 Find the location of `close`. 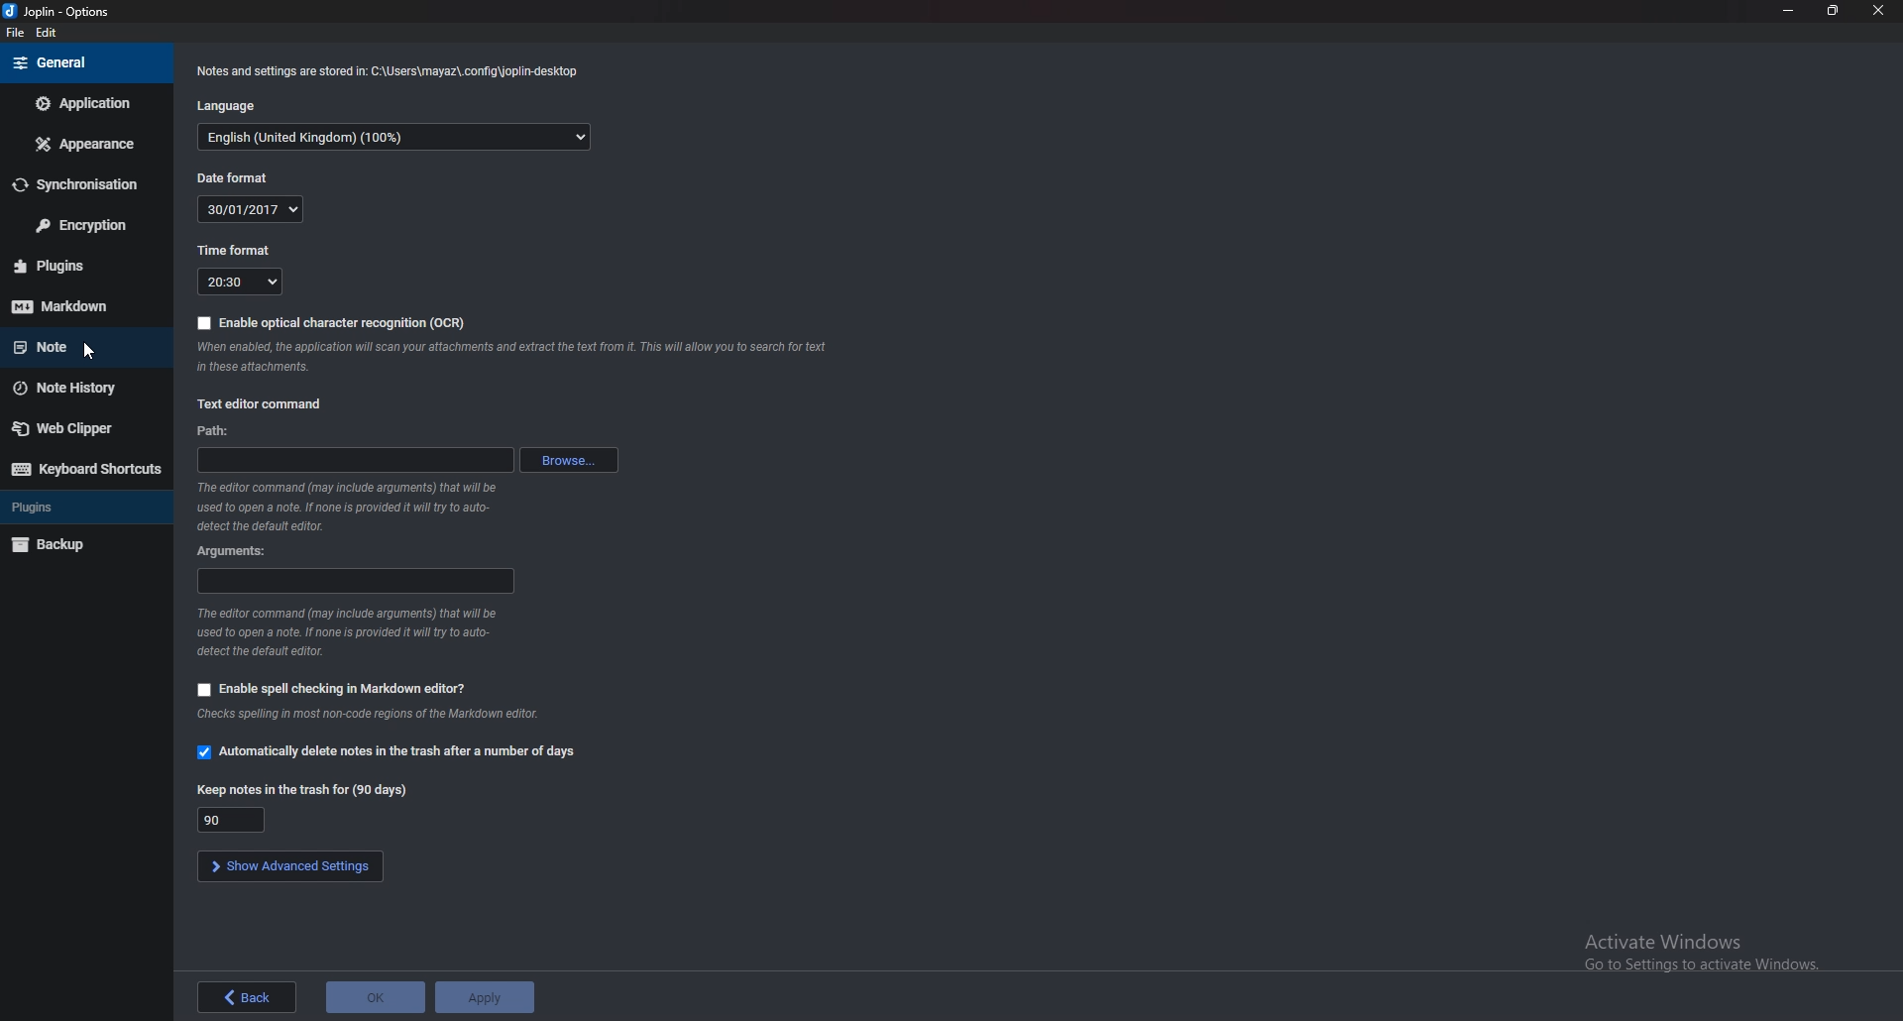

close is located at coordinates (1879, 11).